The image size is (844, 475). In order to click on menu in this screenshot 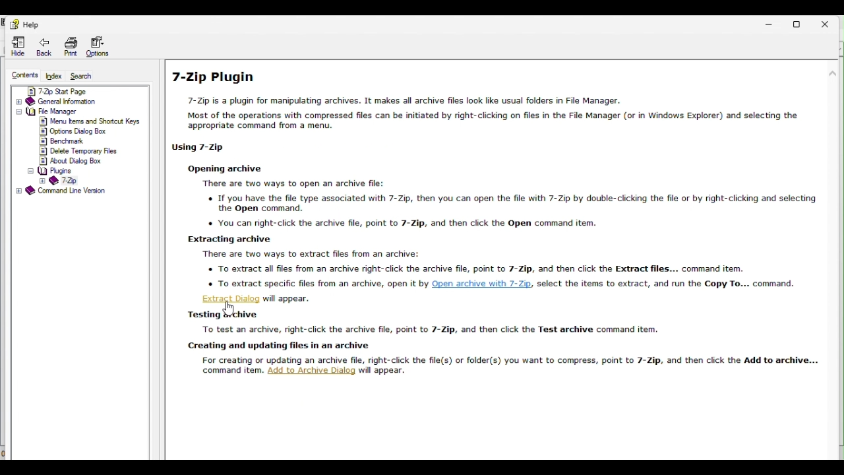, I will do `click(91, 121)`.